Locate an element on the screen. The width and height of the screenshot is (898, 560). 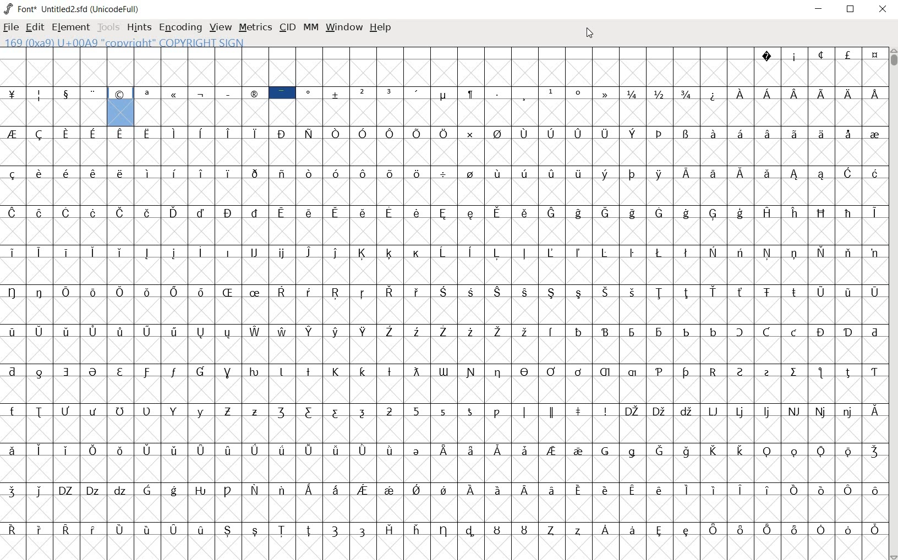
element is located at coordinates (70, 27).